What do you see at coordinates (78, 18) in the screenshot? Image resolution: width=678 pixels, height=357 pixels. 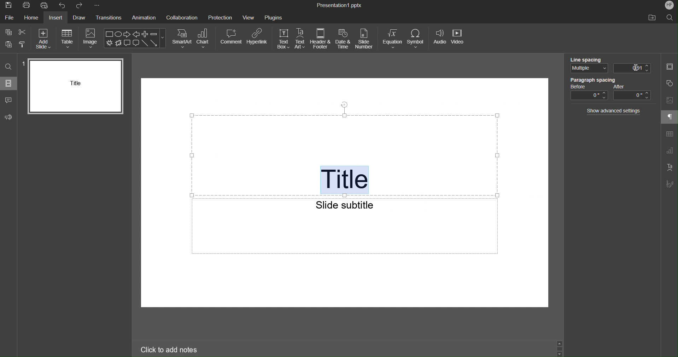 I see `Draw` at bounding box center [78, 18].